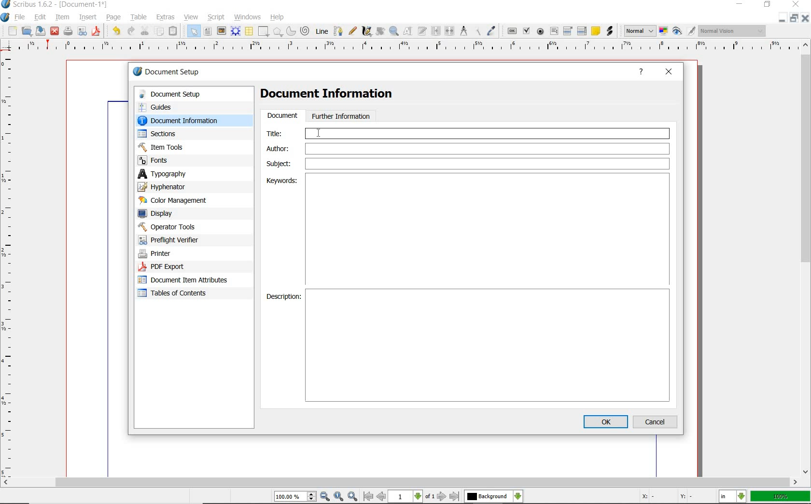  What do you see at coordinates (195, 31) in the screenshot?
I see `select` at bounding box center [195, 31].